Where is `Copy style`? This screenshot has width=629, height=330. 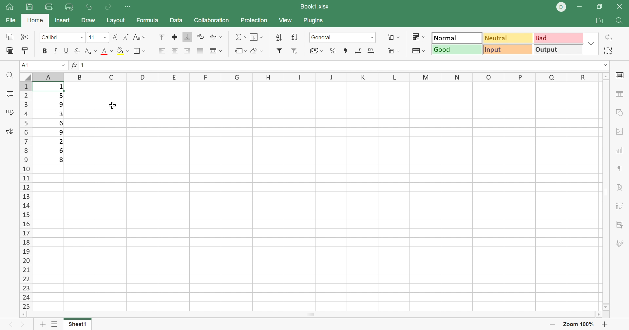 Copy style is located at coordinates (25, 50).